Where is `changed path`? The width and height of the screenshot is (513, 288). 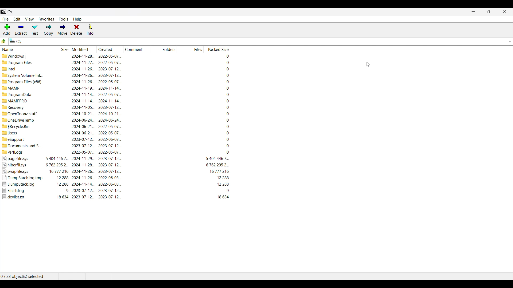 changed path is located at coordinates (257, 42).